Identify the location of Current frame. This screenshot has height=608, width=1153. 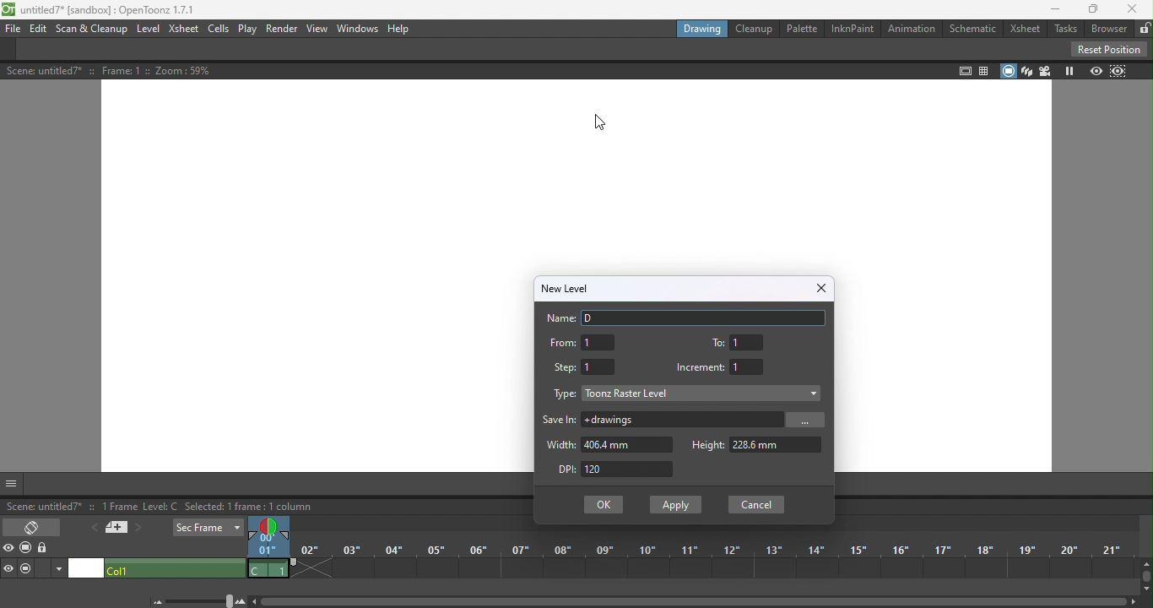
(264, 546).